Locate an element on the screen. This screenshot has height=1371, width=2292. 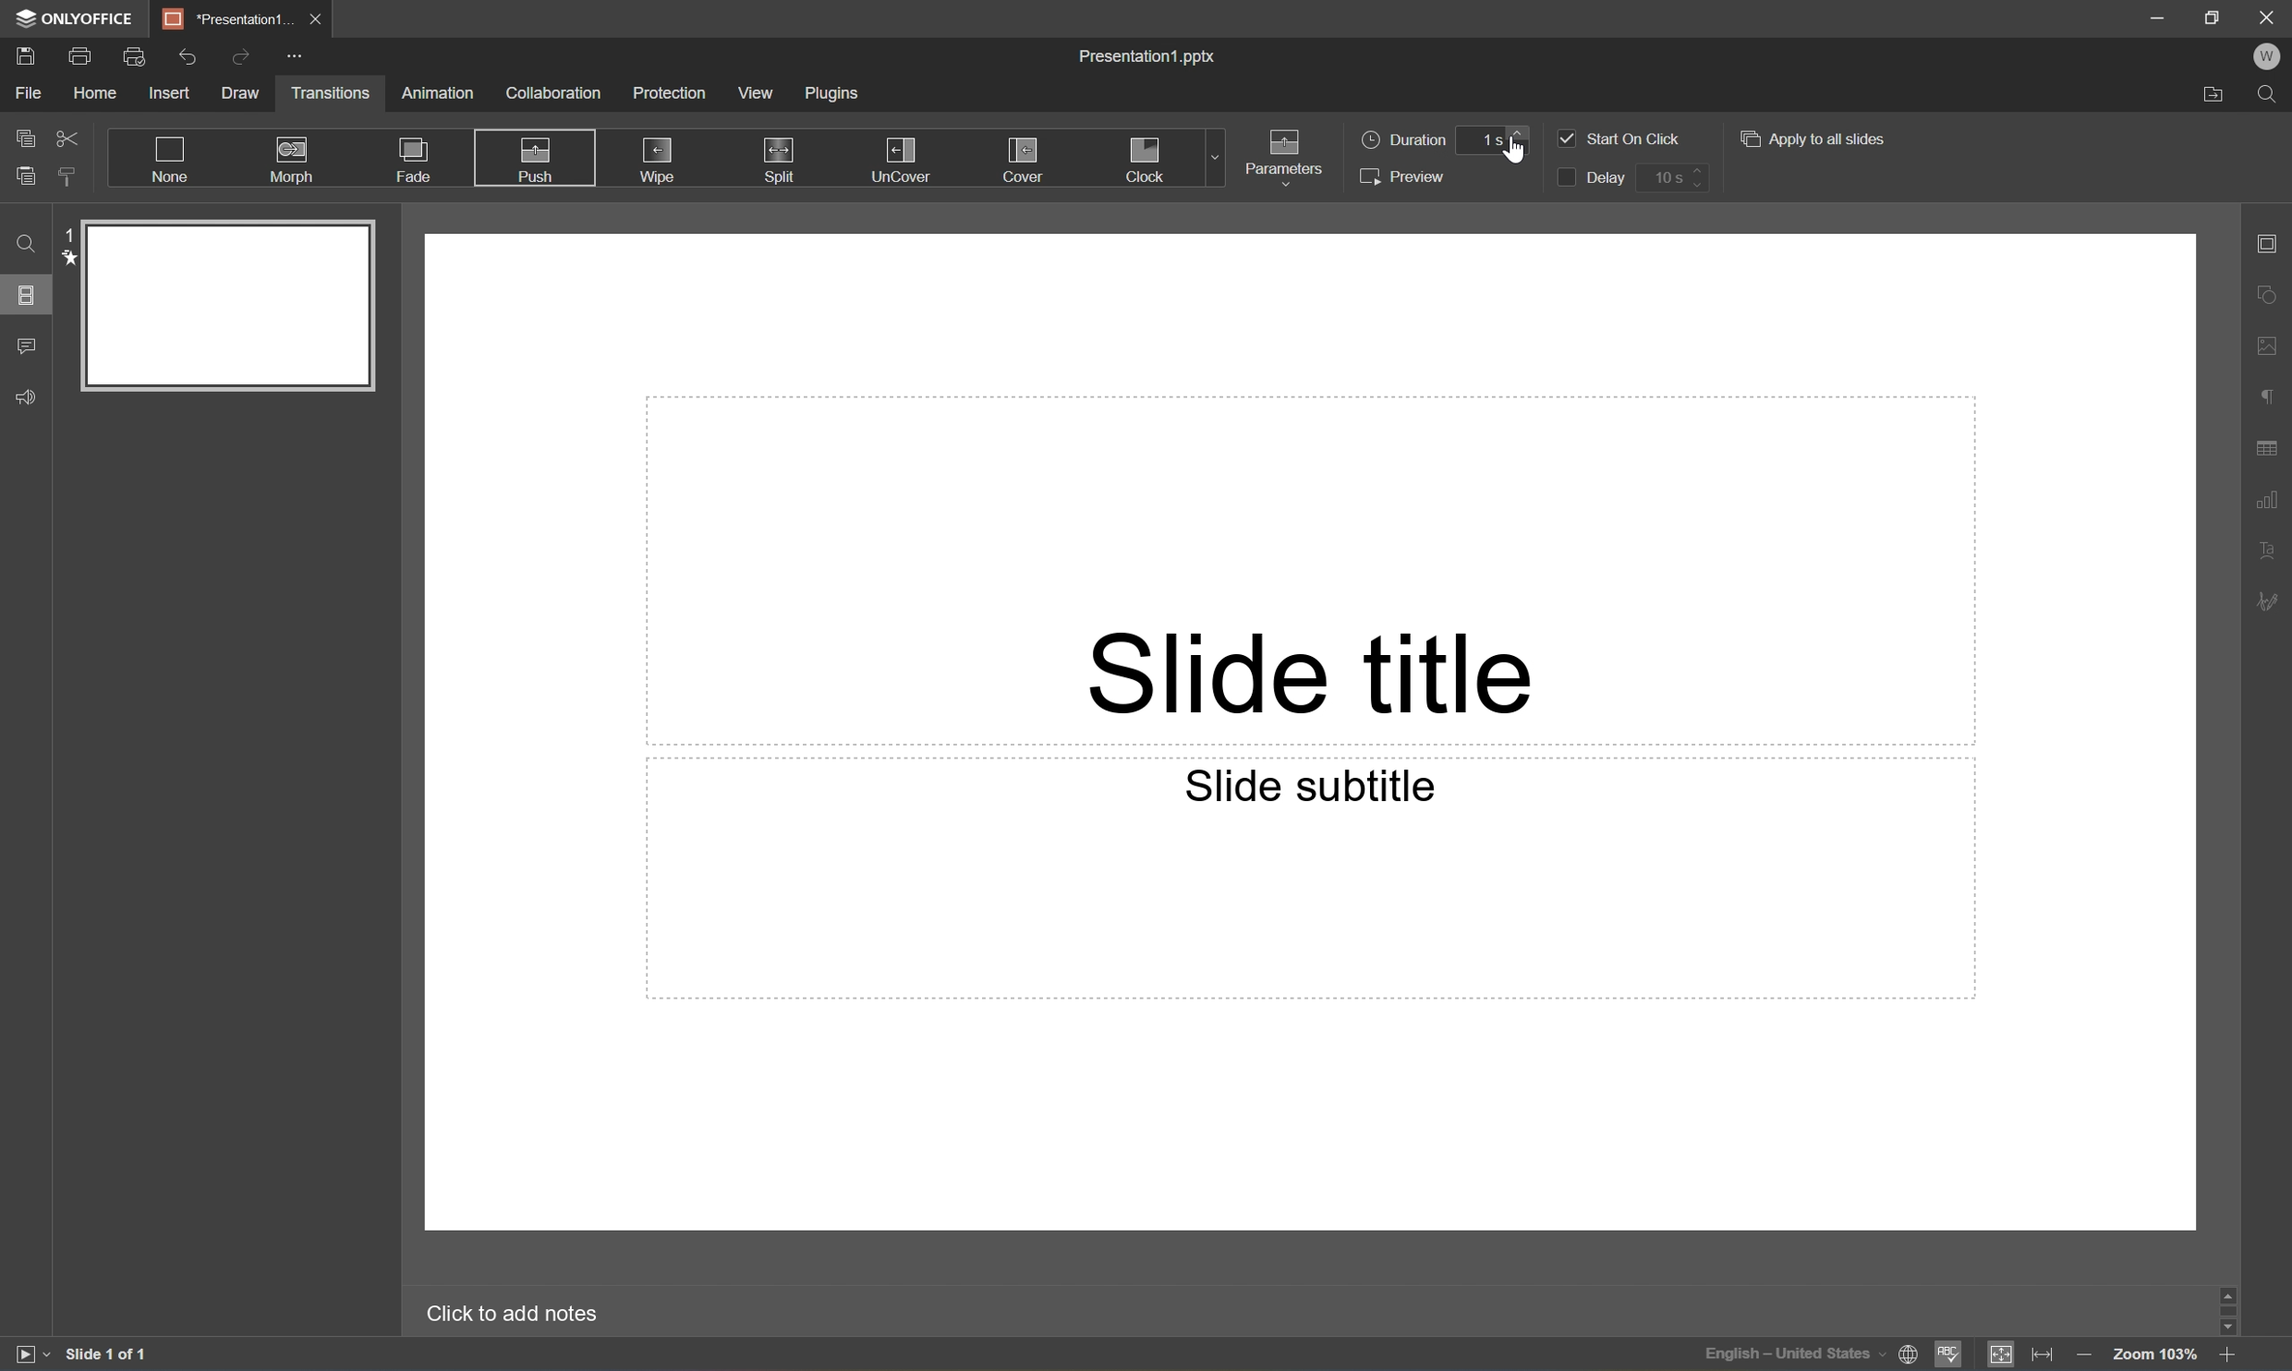
Table settings is located at coordinates (2271, 446).